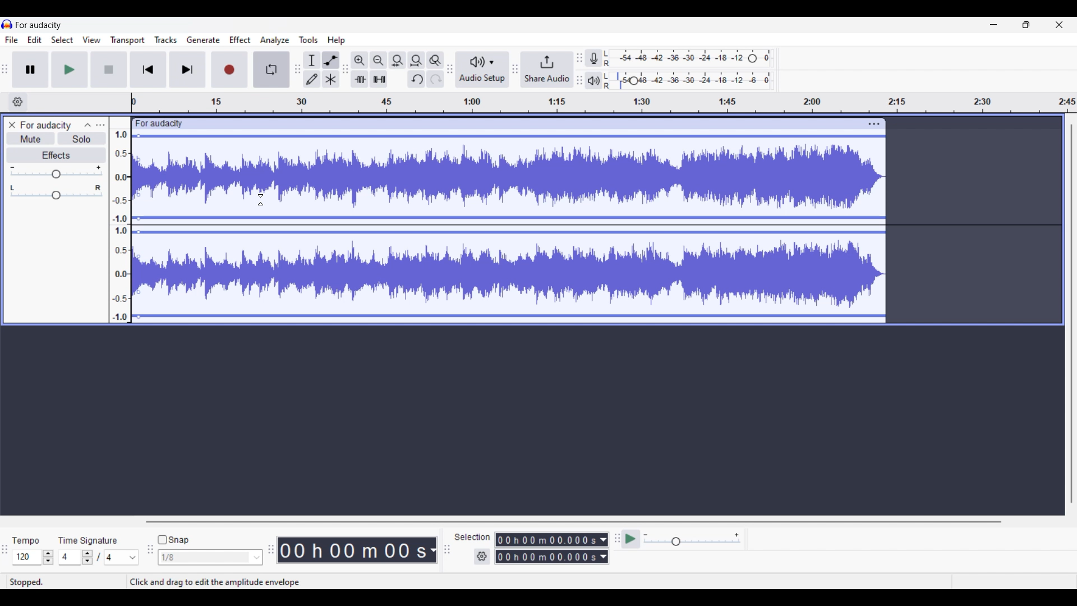 The width and height of the screenshot is (1077, 606). Describe the element at coordinates (472, 536) in the screenshot. I see `selection` at that location.